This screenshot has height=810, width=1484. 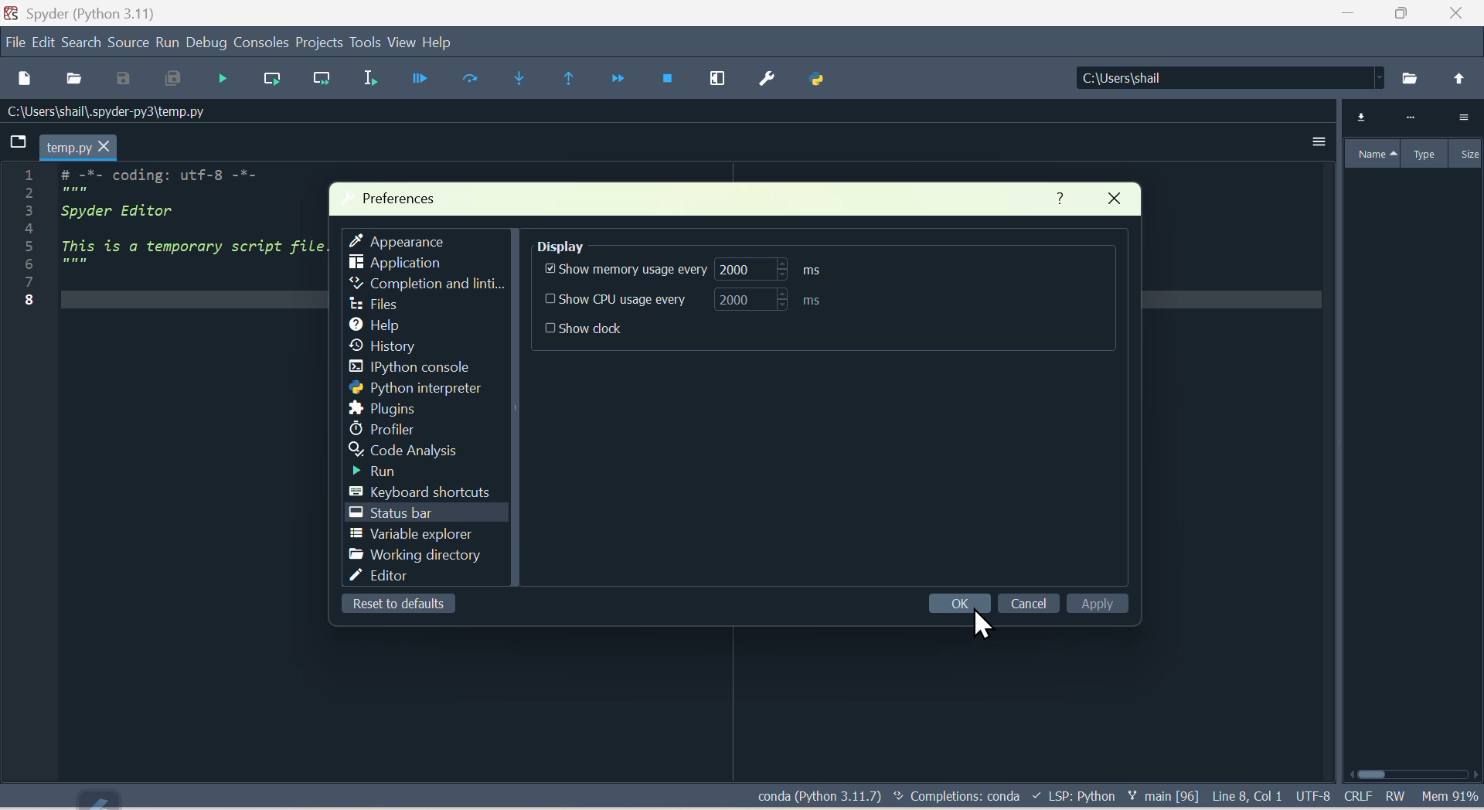 I want to click on Run cell, so click(x=471, y=83).